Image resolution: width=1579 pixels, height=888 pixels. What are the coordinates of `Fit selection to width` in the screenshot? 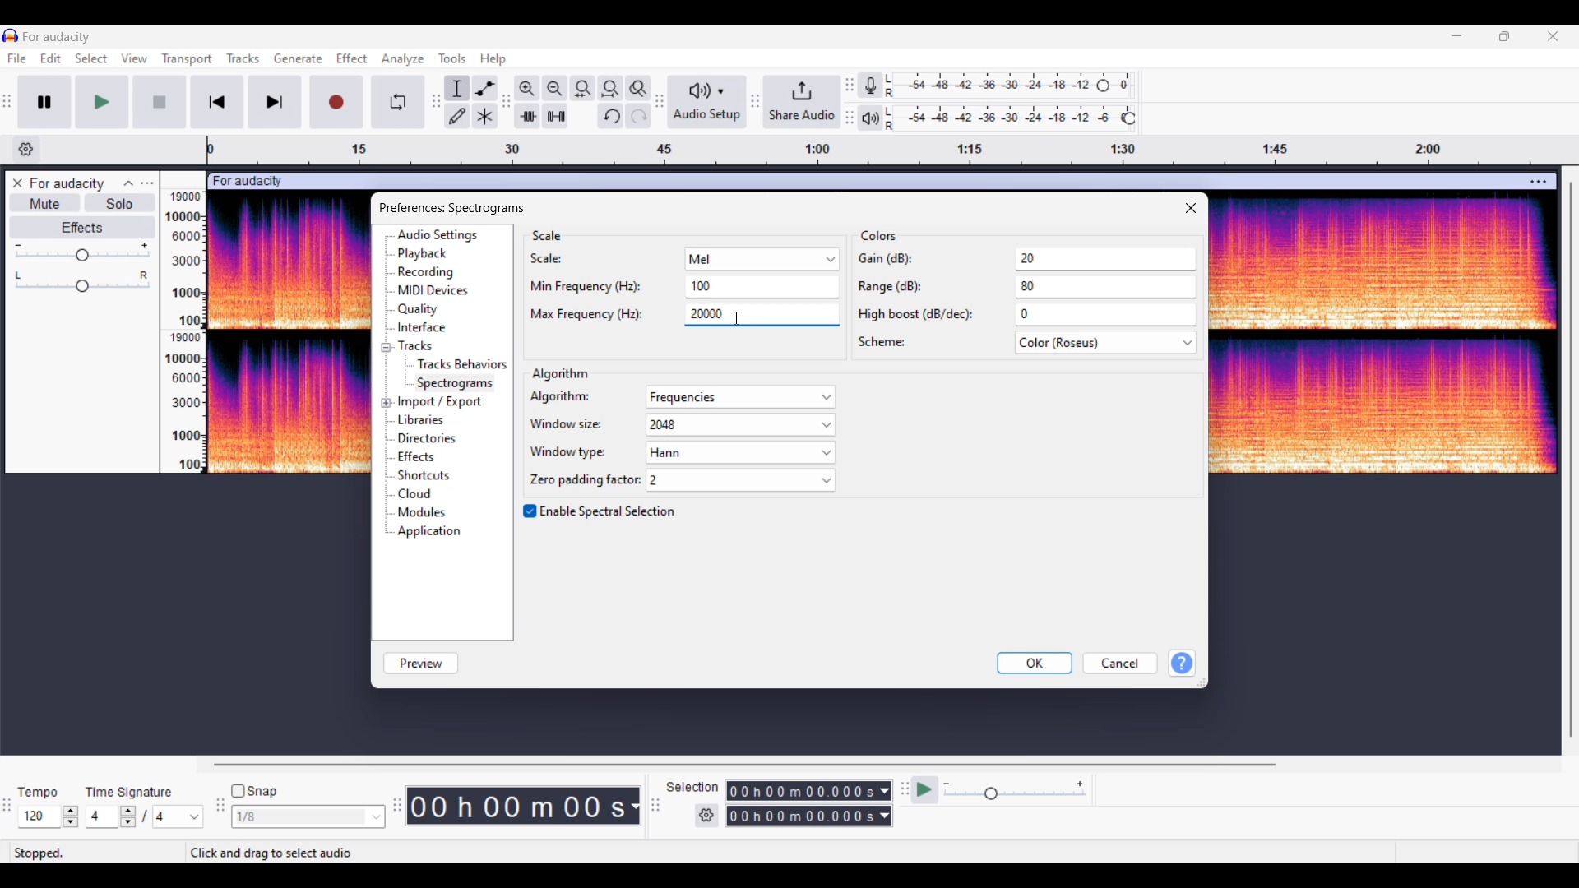 It's located at (584, 89).